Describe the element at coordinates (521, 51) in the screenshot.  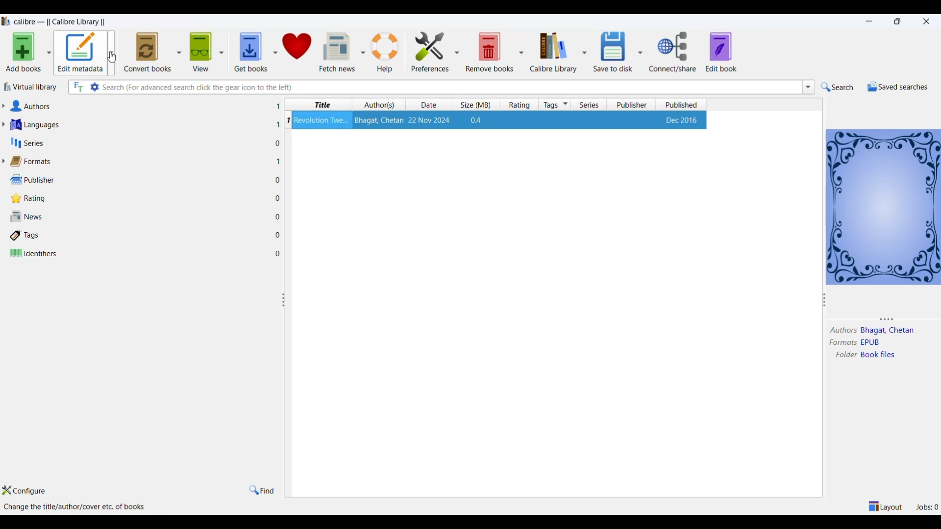
I see `remove books options dropdown button` at that location.